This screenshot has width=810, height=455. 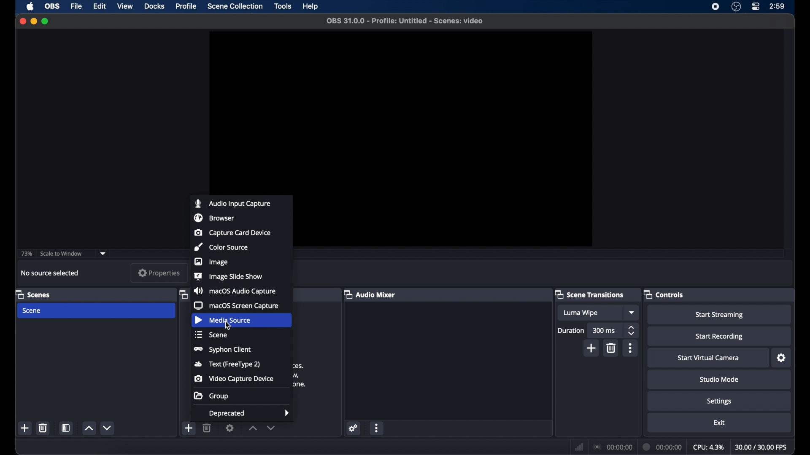 What do you see at coordinates (311, 7) in the screenshot?
I see `help` at bounding box center [311, 7].